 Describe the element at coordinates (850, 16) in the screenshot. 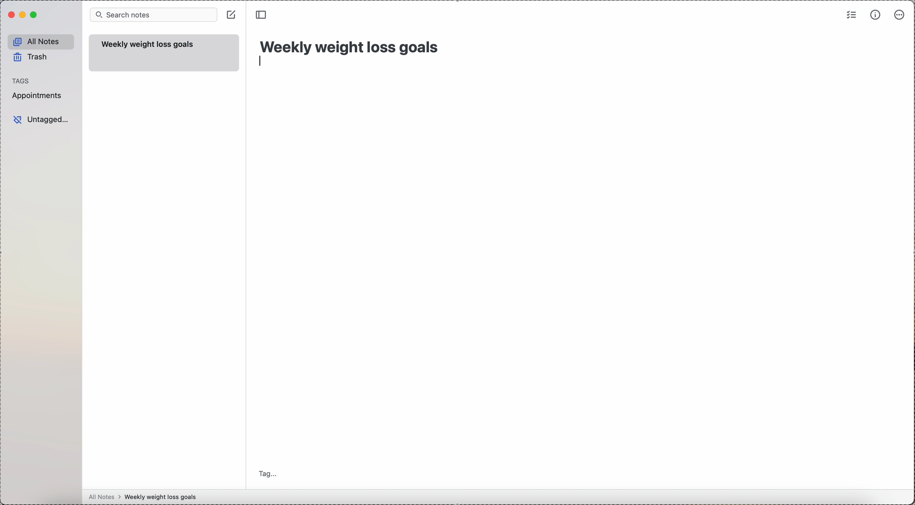

I see `check list` at that location.